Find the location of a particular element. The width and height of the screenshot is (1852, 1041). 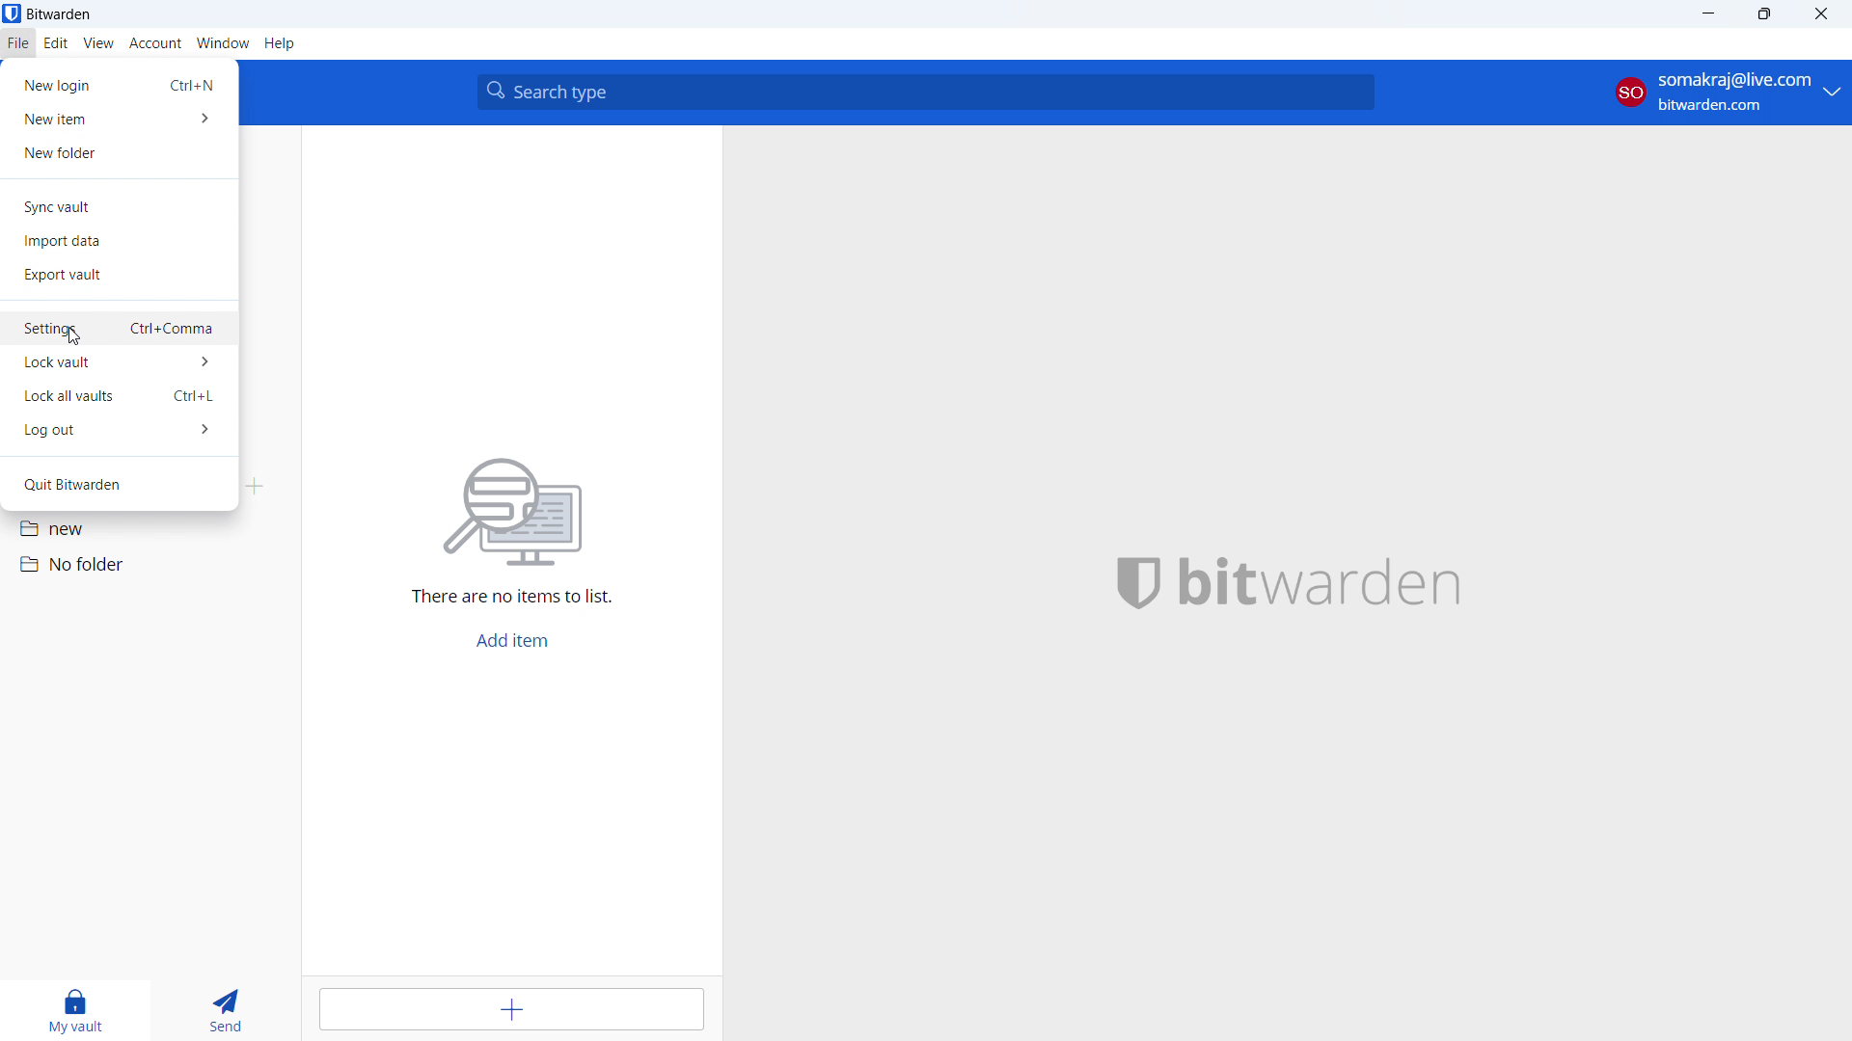

lock all vaults is located at coordinates (120, 396).